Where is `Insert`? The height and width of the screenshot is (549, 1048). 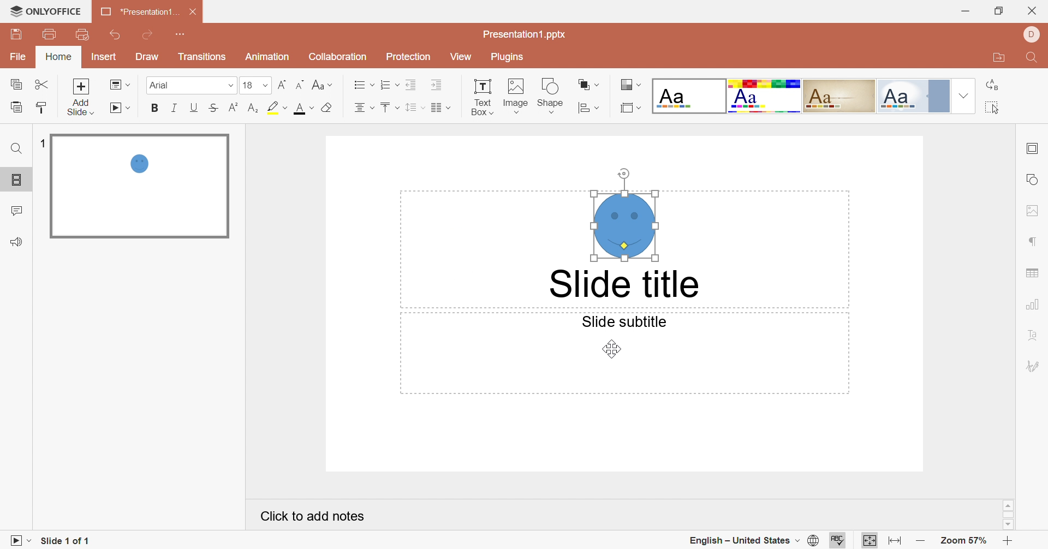
Insert is located at coordinates (104, 58).